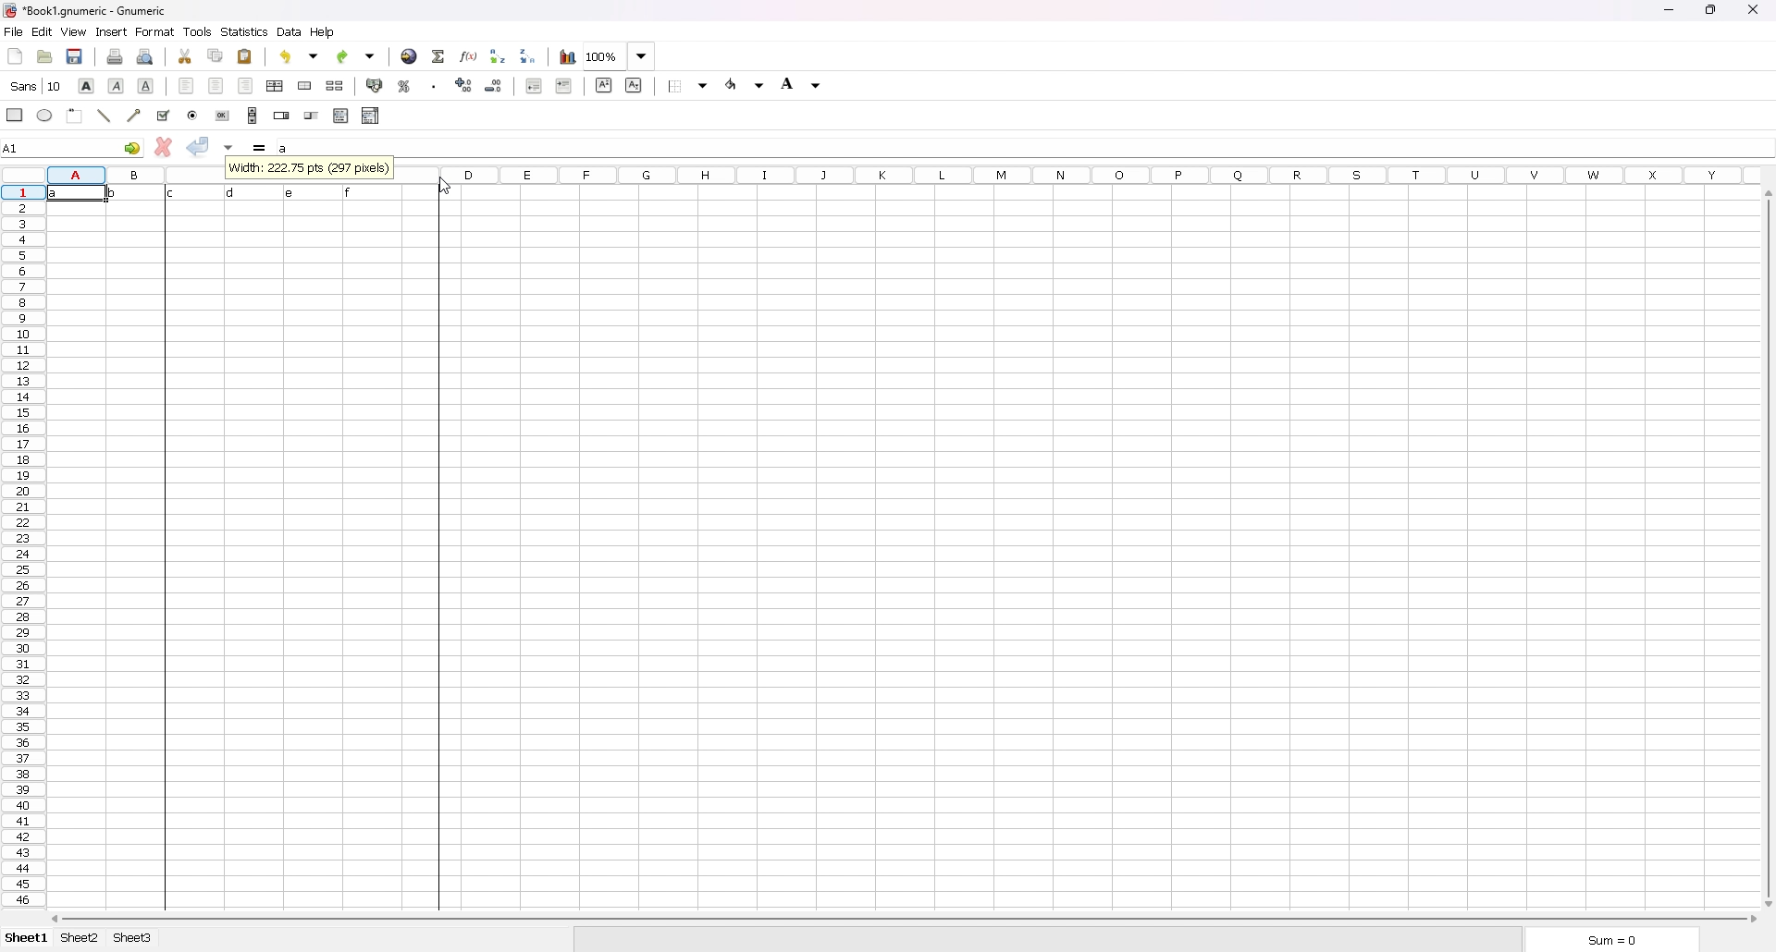 The height and width of the screenshot is (952, 1776). I want to click on cancel changes, so click(164, 146).